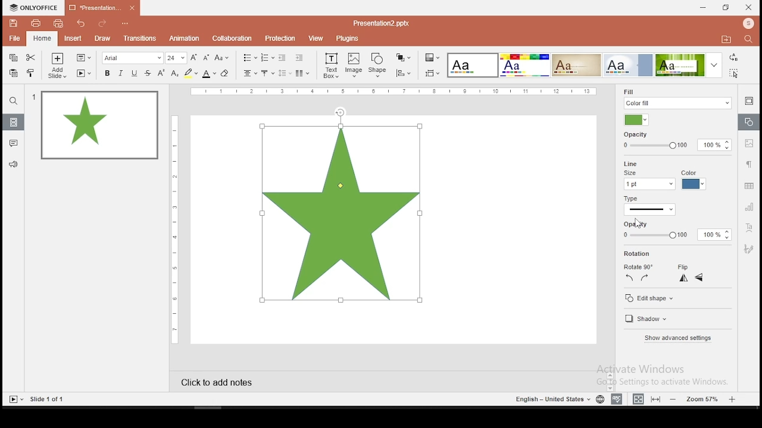 The width and height of the screenshot is (762, 428). I want to click on click to add notes, so click(227, 381).